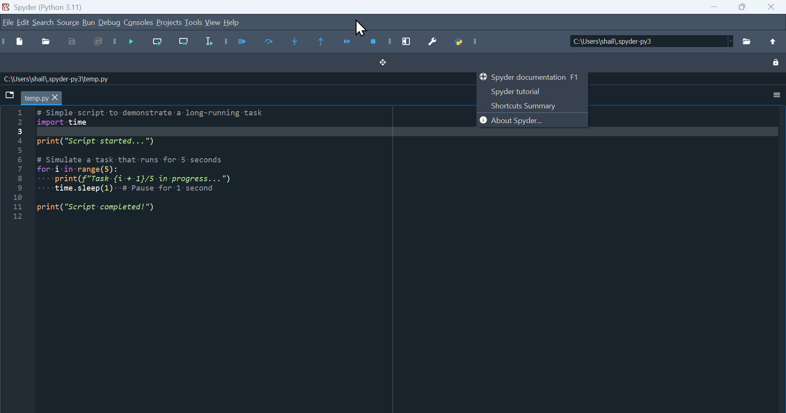 This screenshot has height=413, width=786. What do you see at coordinates (270, 41) in the screenshot?
I see `Run current cell` at bounding box center [270, 41].